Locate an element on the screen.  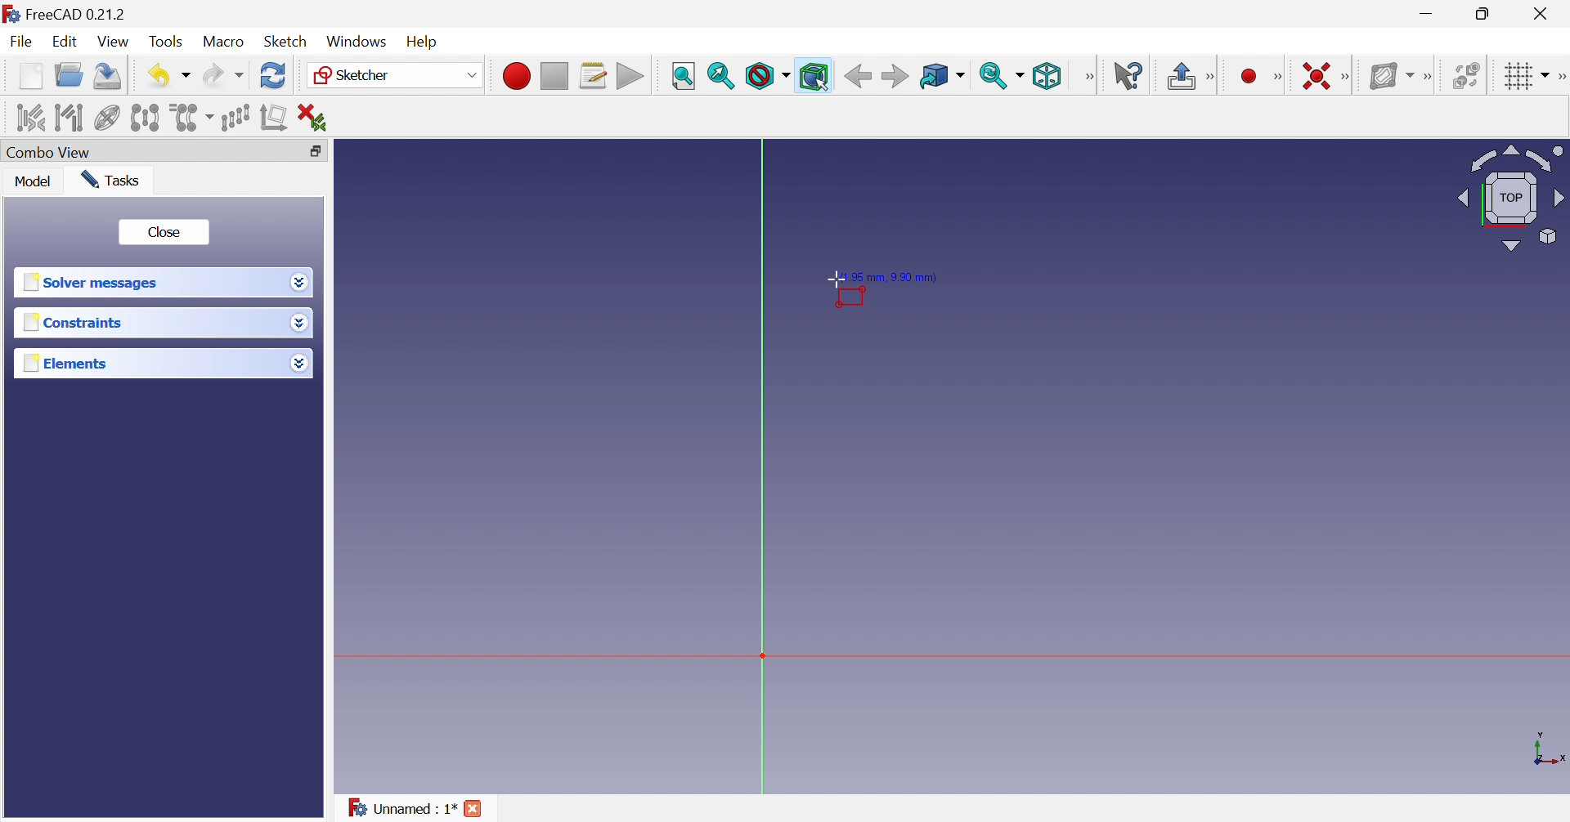
Tasks is located at coordinates (110, 178).